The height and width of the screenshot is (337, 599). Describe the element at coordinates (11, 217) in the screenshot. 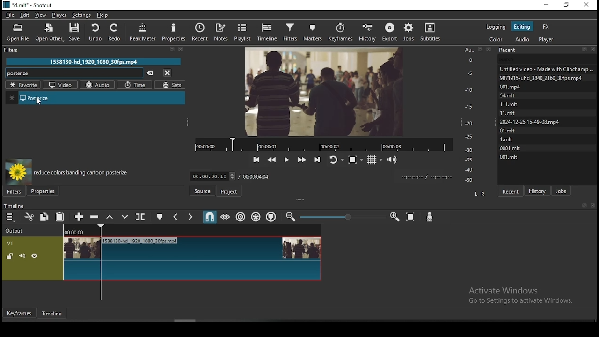

I see `timeline menu` at that location.